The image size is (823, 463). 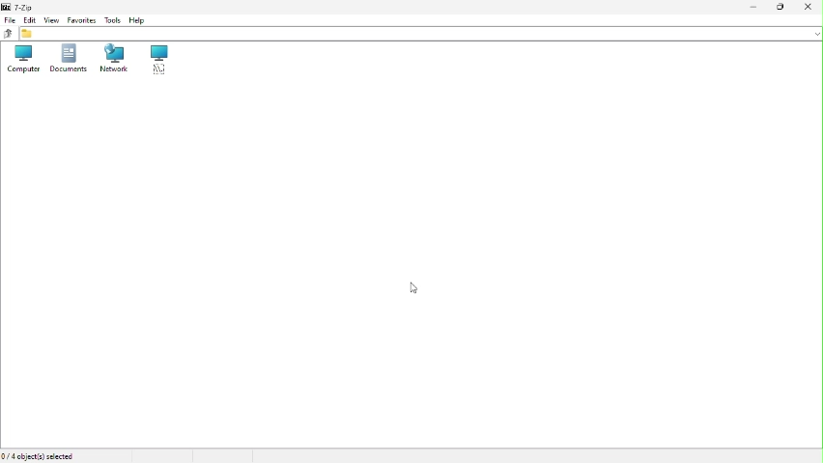 I want to click on view, so click(x=51, y=19).